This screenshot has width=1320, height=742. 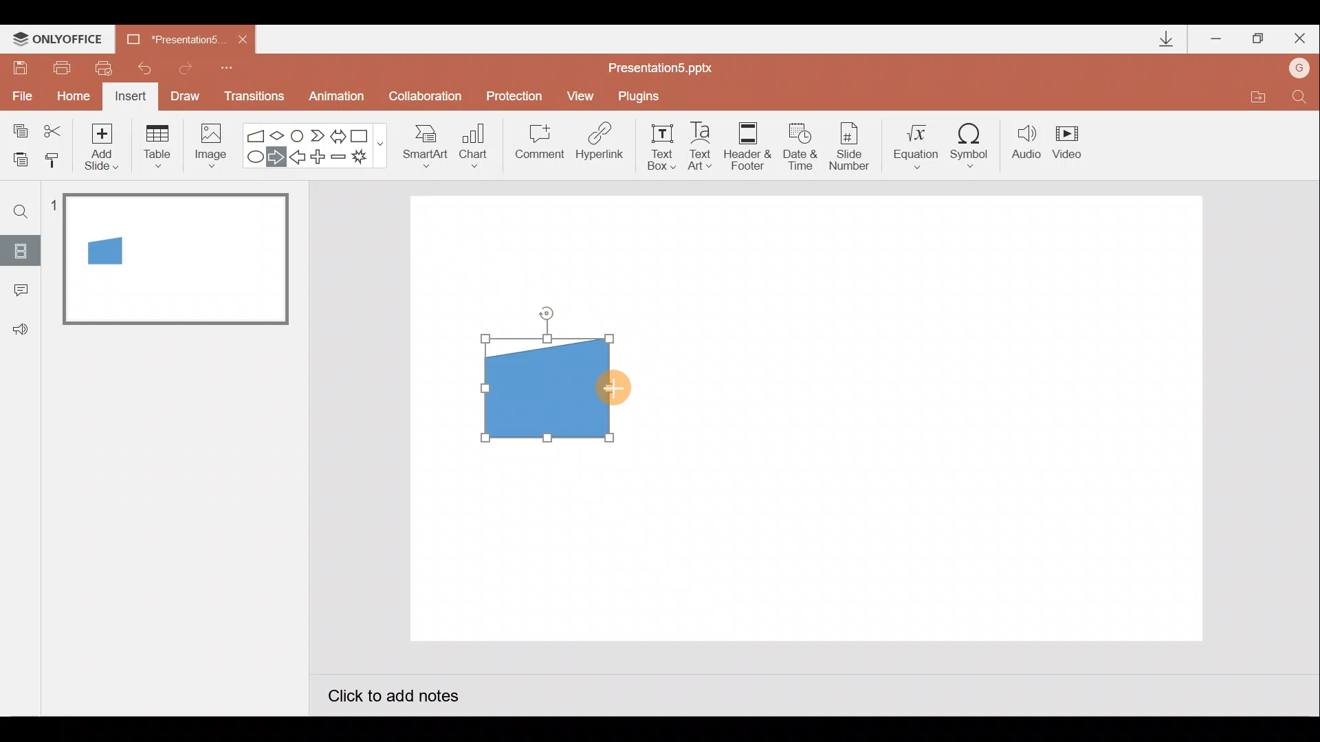 I want to click on Account name, so click(x=1300, y=69).